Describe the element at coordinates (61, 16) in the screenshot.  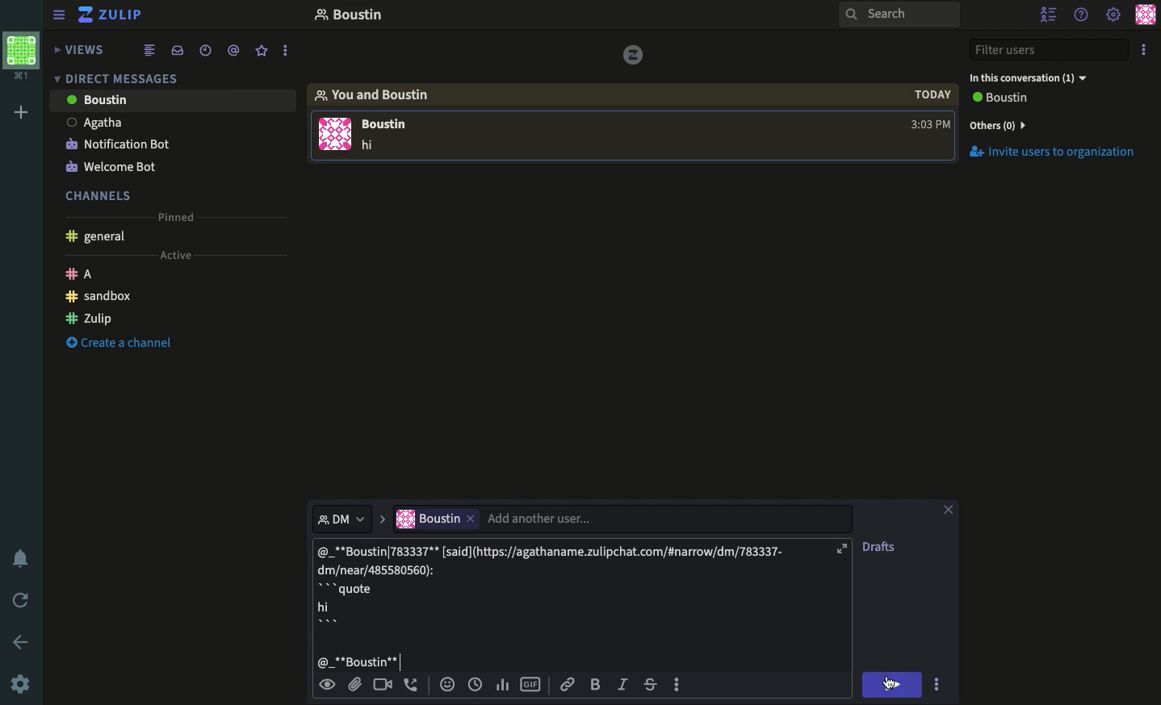
I see `Collapse menu` at that location.